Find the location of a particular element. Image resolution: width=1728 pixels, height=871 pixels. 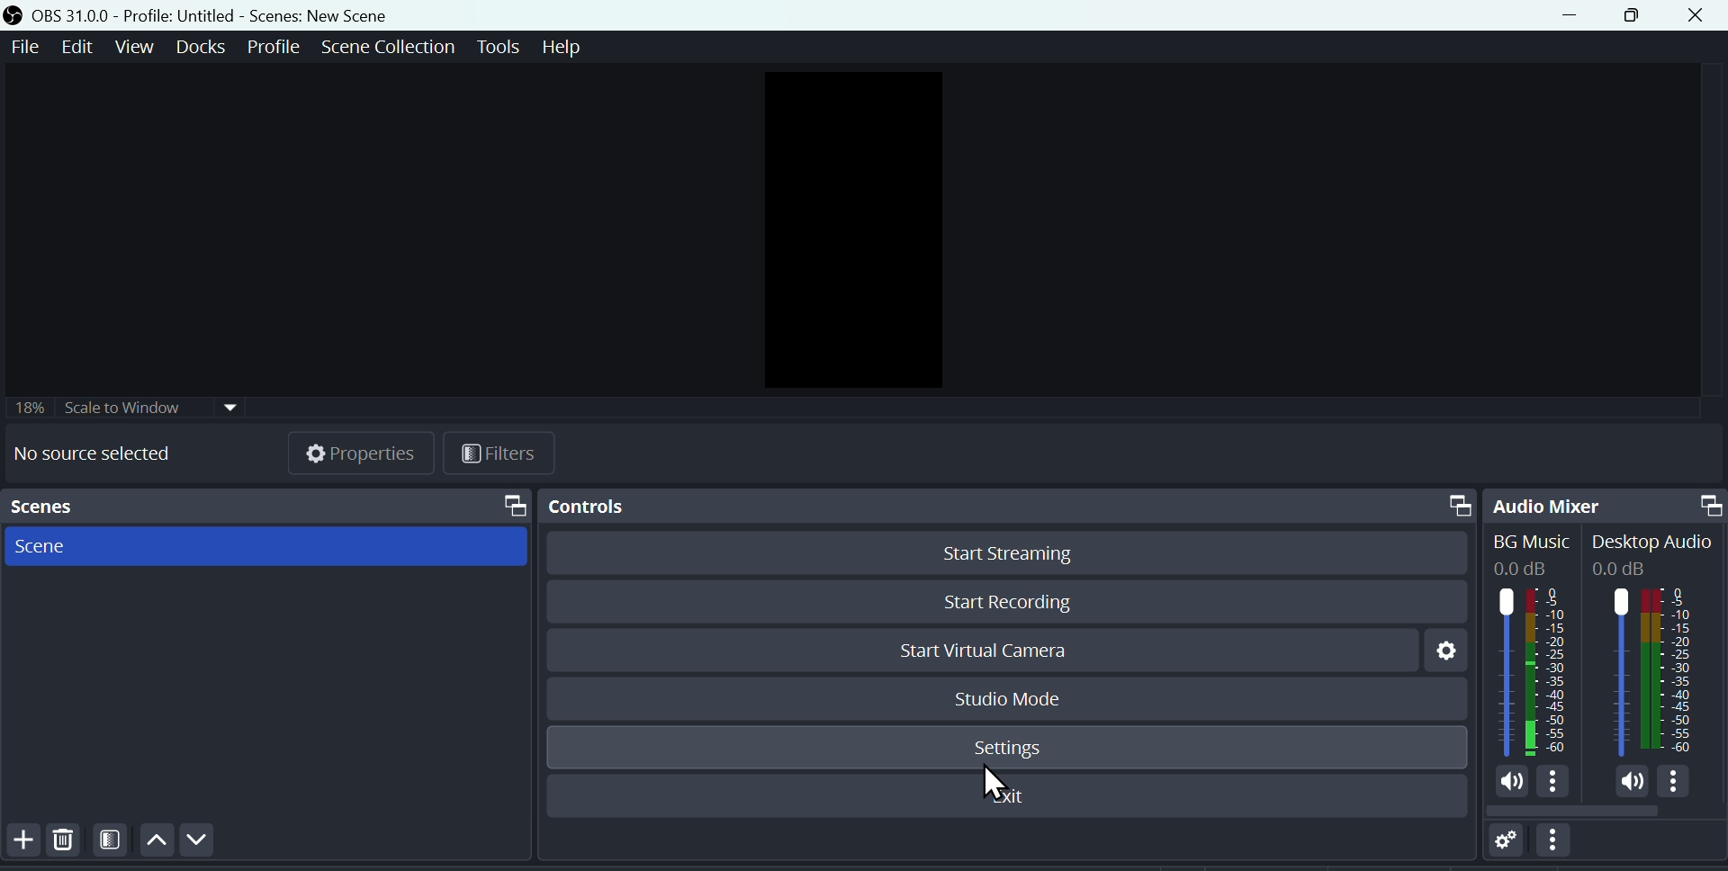

Profile is located at coordinates (271, 49).